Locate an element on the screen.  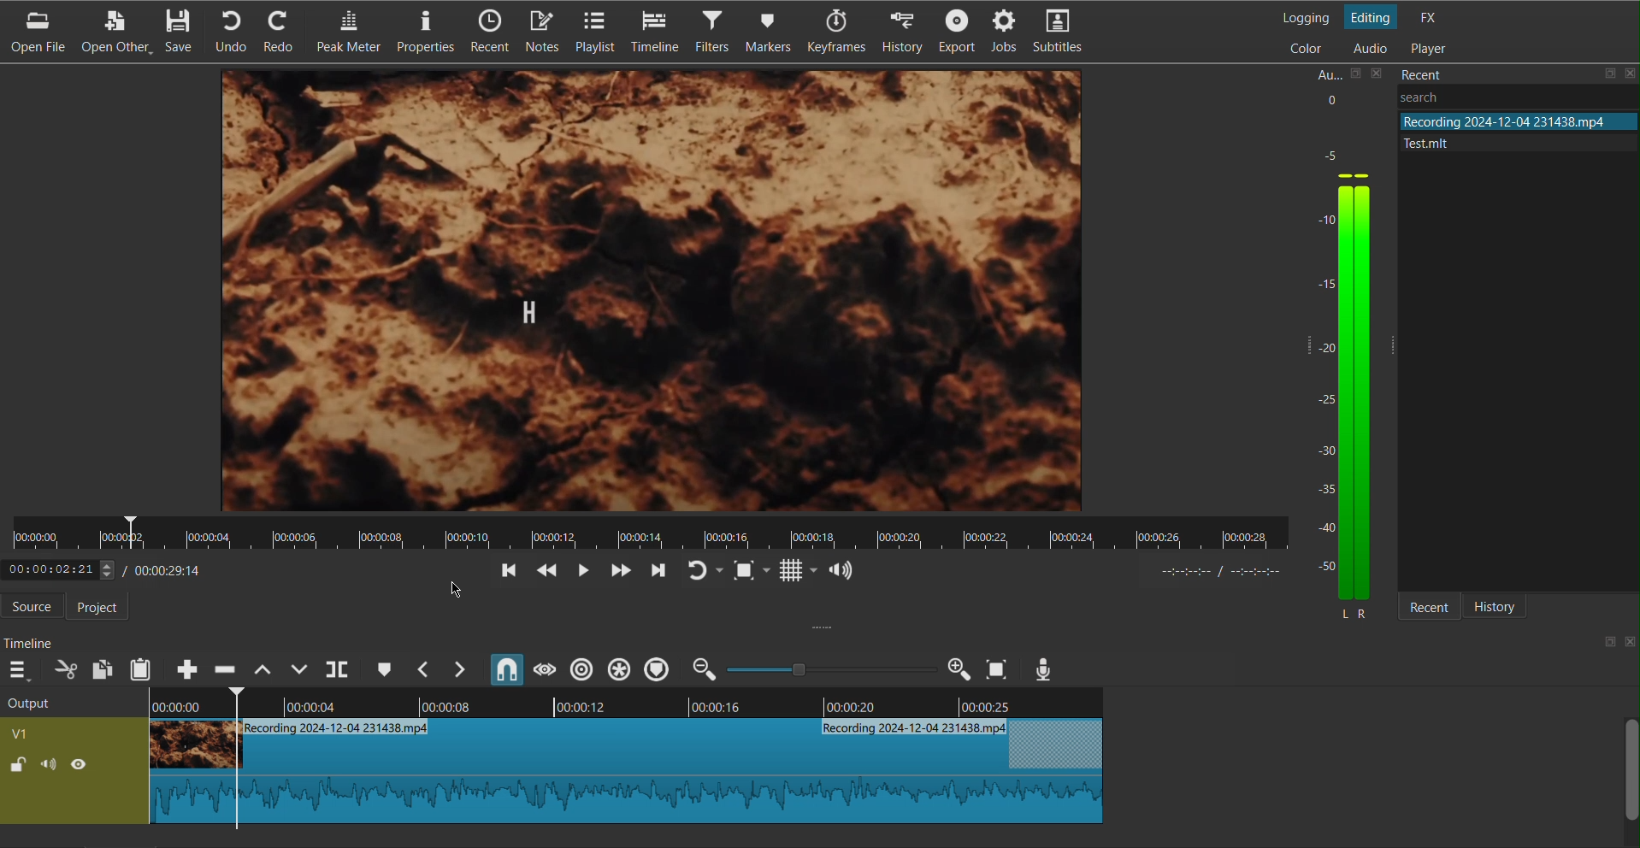
Cue is located at coordinates (383, 668).